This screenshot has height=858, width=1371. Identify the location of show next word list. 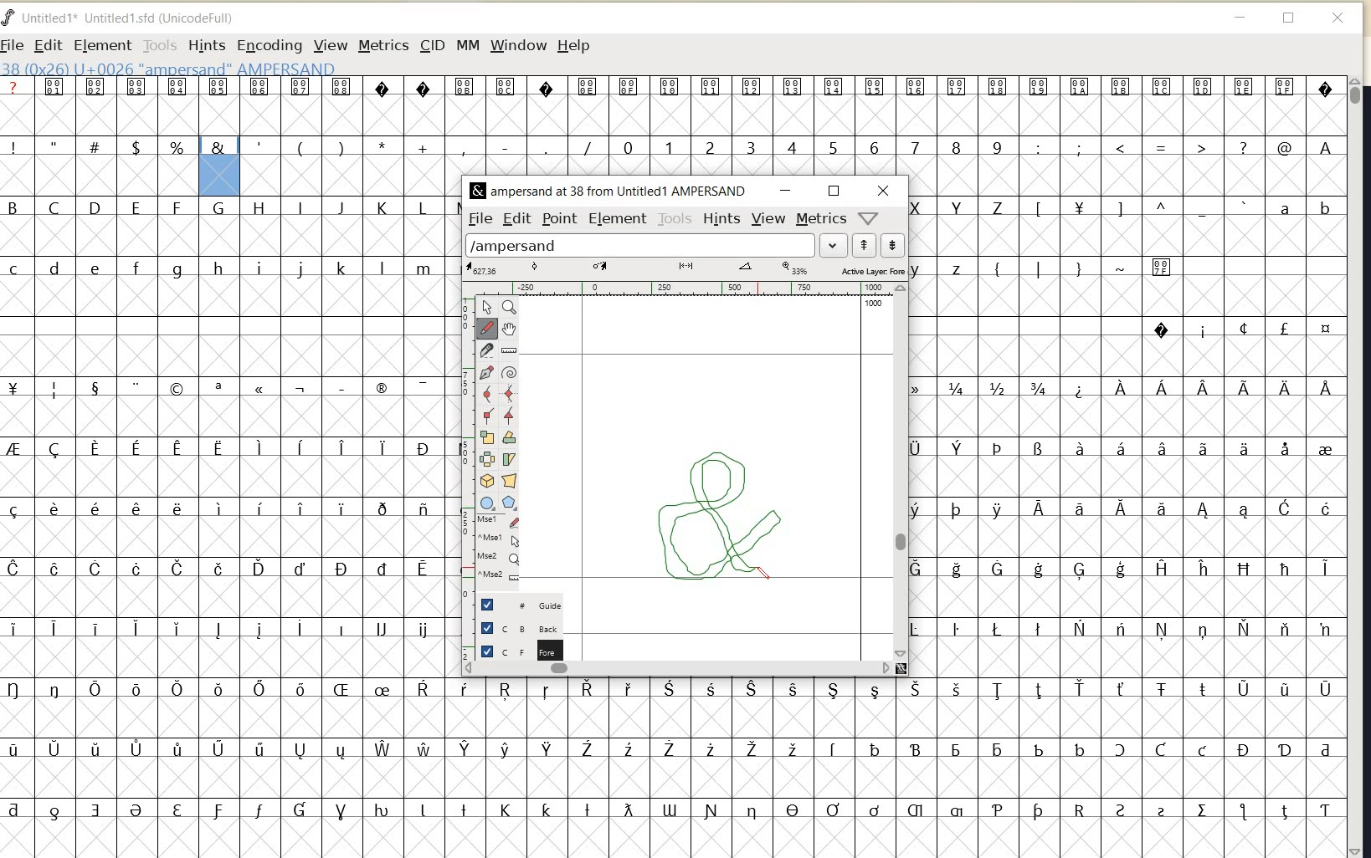
(892, 246).